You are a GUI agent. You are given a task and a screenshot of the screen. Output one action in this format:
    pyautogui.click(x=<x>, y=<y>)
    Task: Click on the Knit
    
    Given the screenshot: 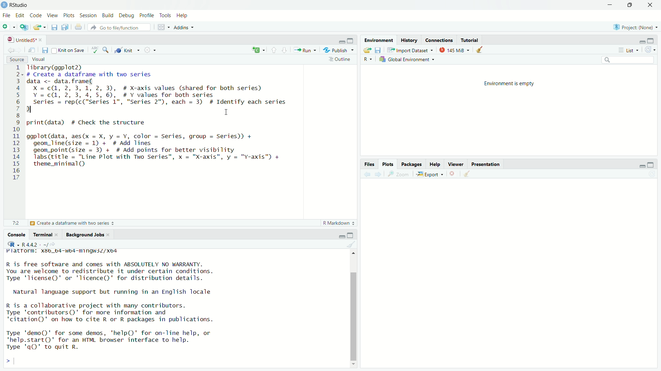 What is the action you would take?
    pyautogui.click(x=128, y=50)
    